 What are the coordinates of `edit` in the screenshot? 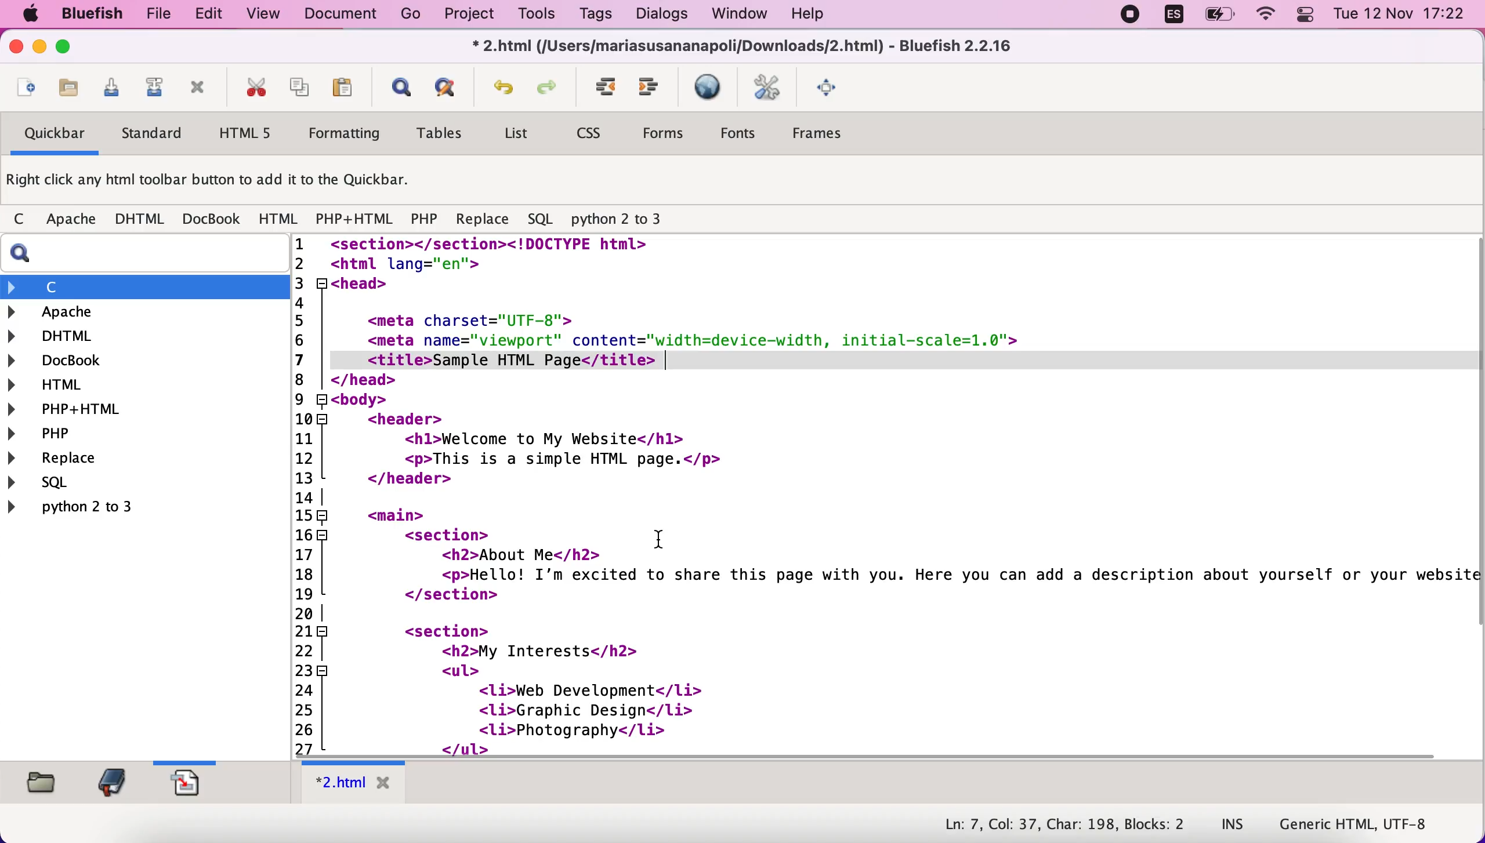 It's located at (212, 15).